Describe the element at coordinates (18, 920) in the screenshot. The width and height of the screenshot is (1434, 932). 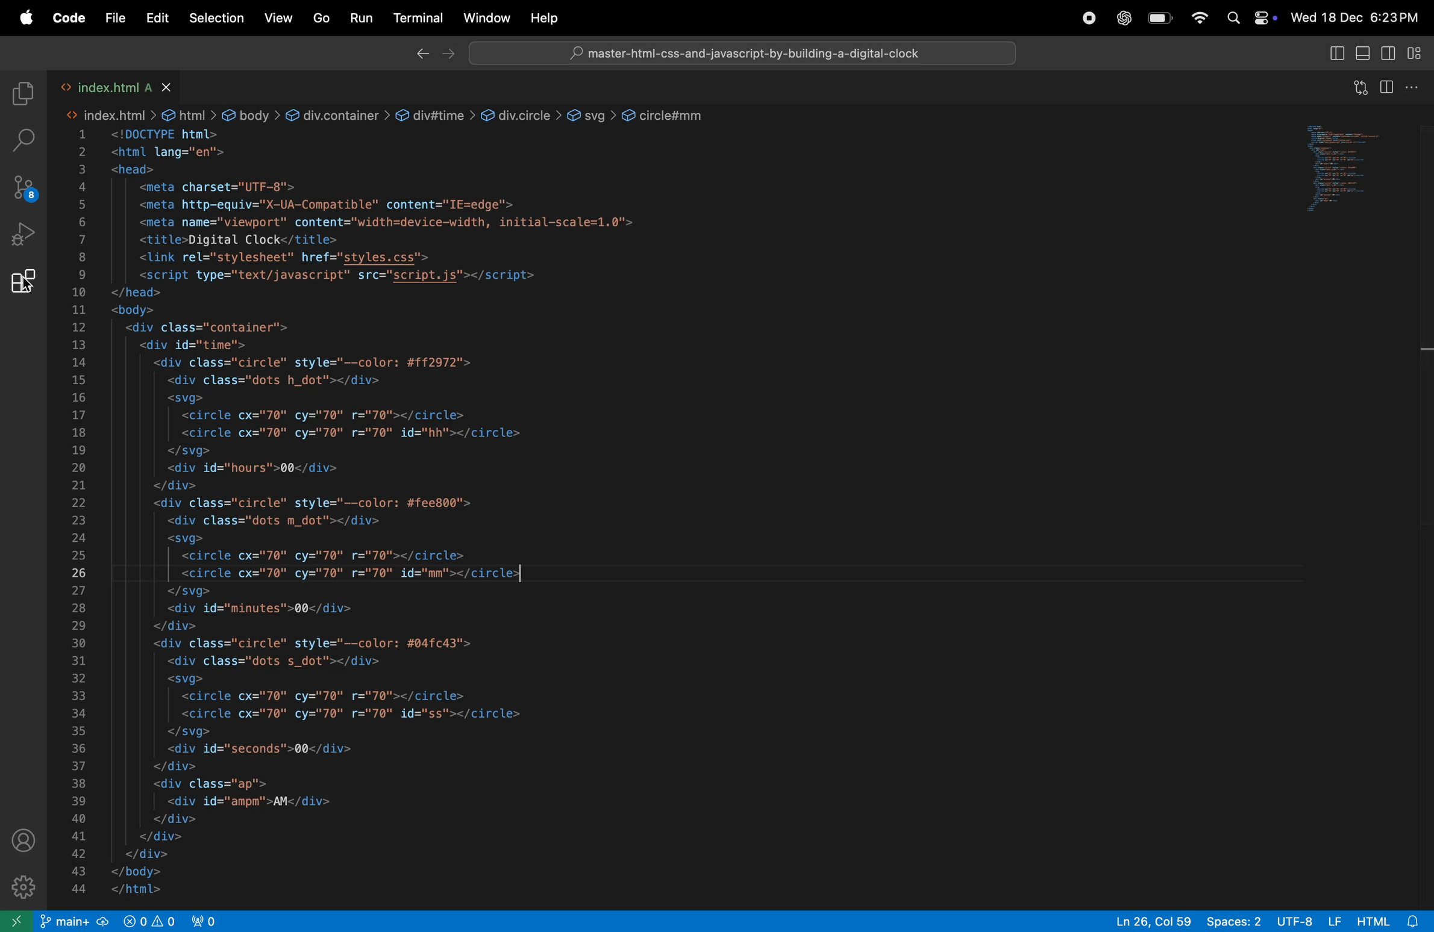
I see `open new window` at that location.